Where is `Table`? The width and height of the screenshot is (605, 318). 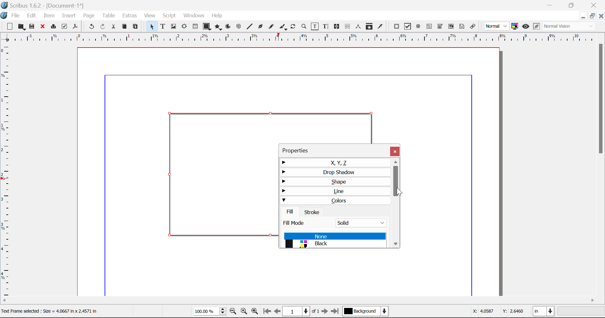
Table is located at coordinates (108, 15).